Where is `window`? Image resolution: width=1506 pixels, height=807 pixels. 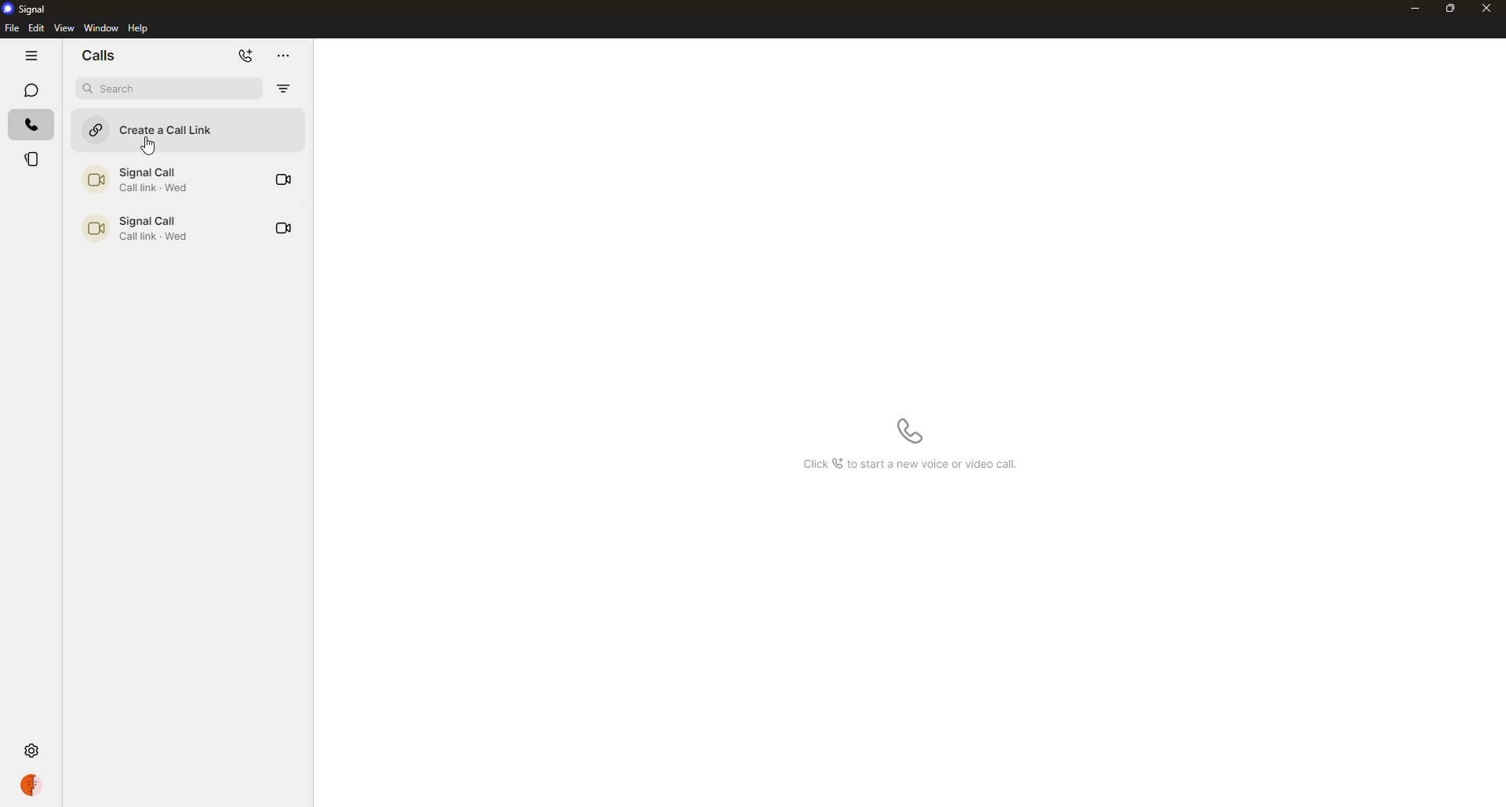 window is located at coordinates (102, 27).